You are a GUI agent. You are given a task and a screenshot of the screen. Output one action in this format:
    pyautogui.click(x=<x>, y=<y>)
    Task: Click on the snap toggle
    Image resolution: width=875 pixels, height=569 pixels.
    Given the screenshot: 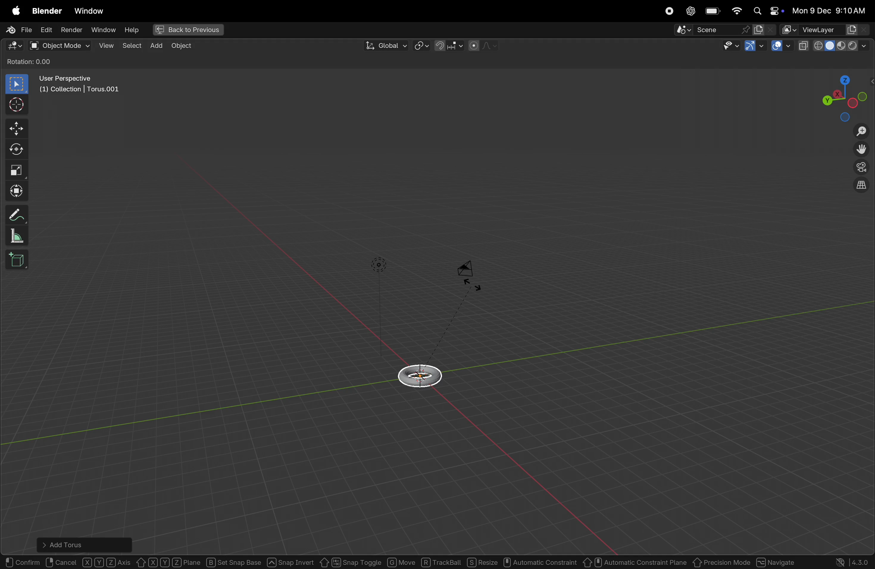 What is the action you would take?
    pyautogui.click(x=350, y=561)
    